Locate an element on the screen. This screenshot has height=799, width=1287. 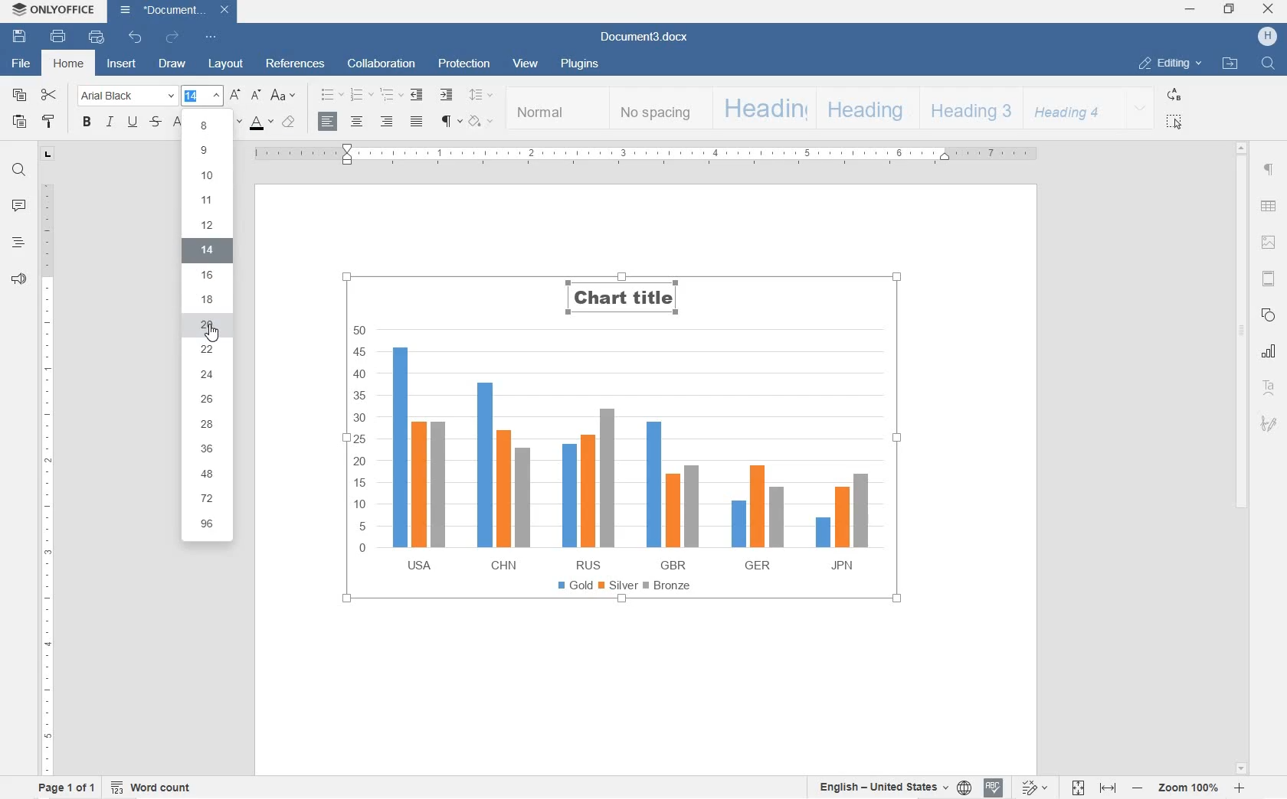
CLOSE is located at coordinates (1270, 10).